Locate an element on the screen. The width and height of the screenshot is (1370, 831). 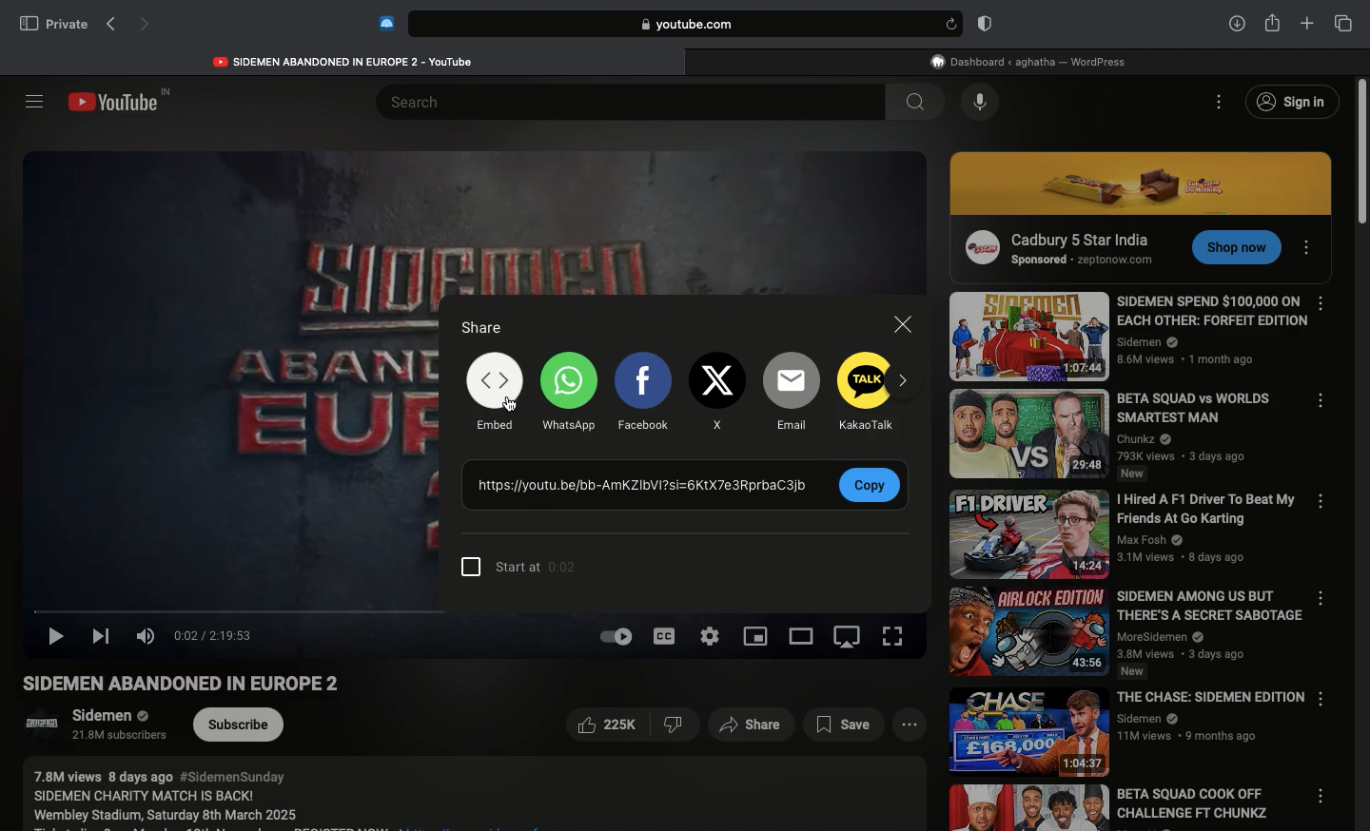
Link is located at coordinates (642, 483).